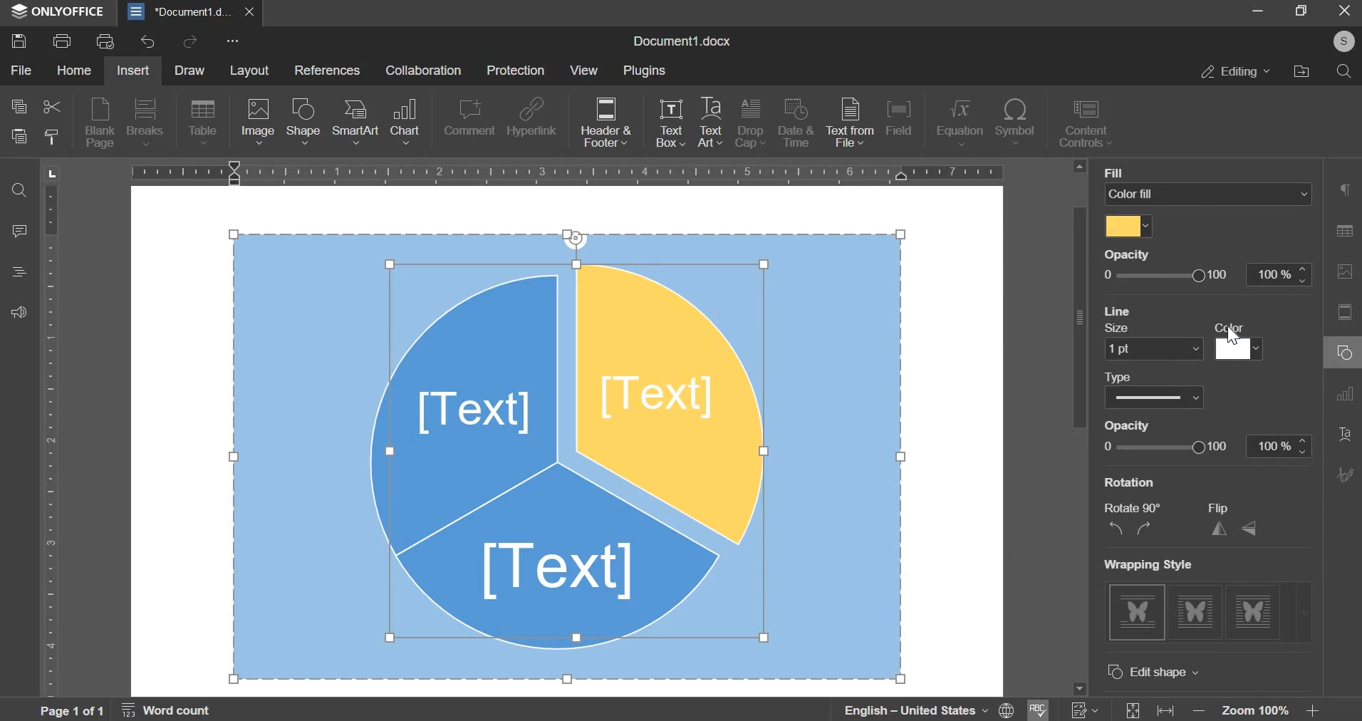 The image size is (1362, 721). I want to click on spell check, so click(1037, 710).